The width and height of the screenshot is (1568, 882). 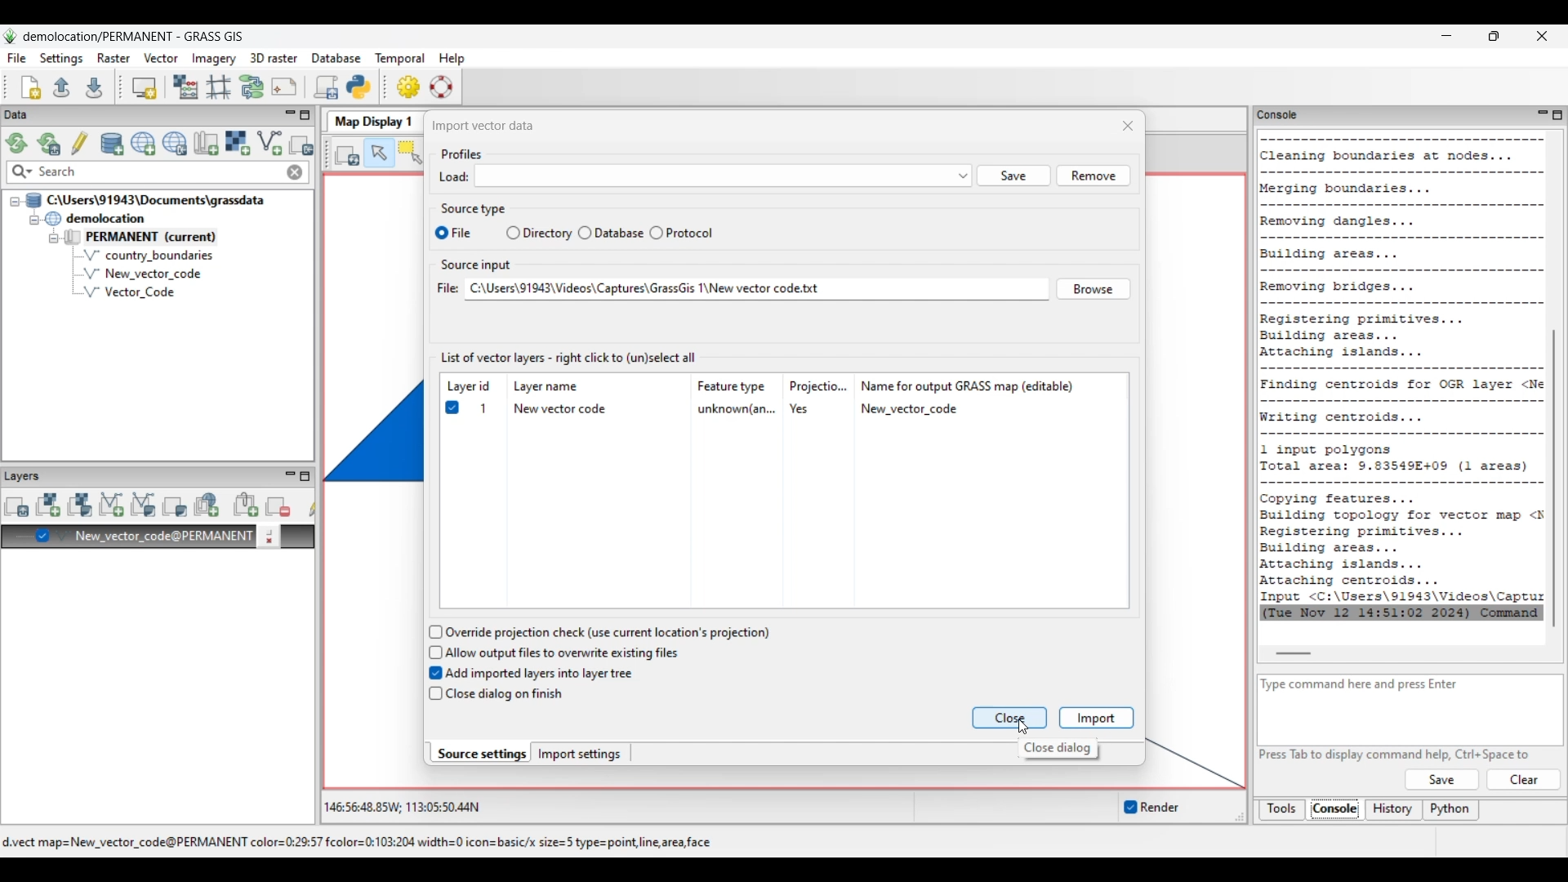 I want to click on Cursor clicking on closing current window, so click(x=1022, y=727).